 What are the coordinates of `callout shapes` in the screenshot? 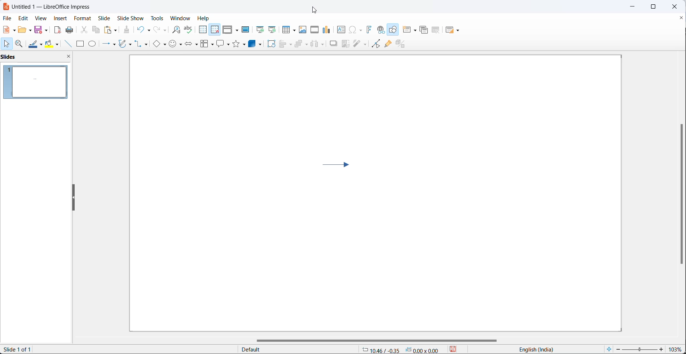 It's located at (222, 44).